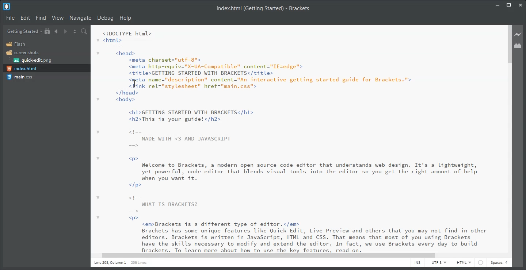 The image size is (526, 270). What do you see at coordinates (518, 34) in the screenshot?
I see `Live preview` at bounding box center [518, 34].